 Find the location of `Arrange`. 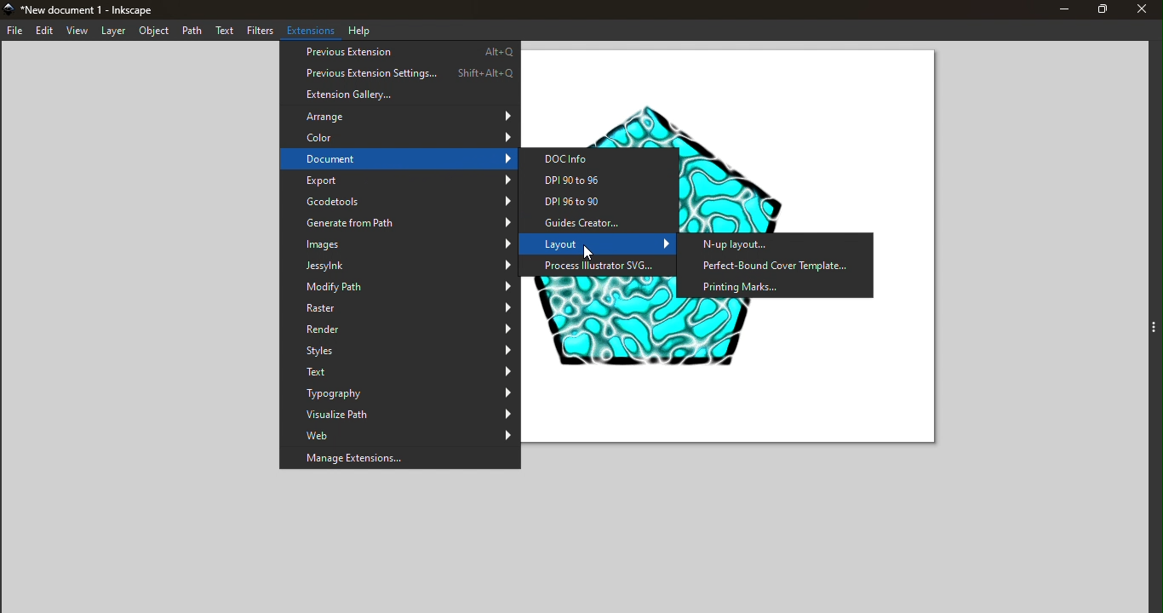

Arrange is located at coordinates (398, 117).